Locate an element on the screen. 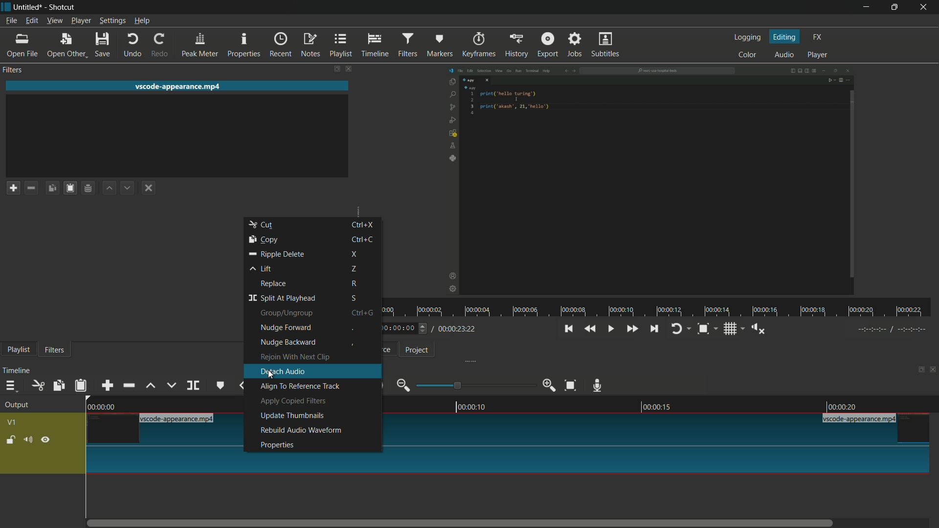 The image size is (939, 528). z is located at coordinates (359, 269).